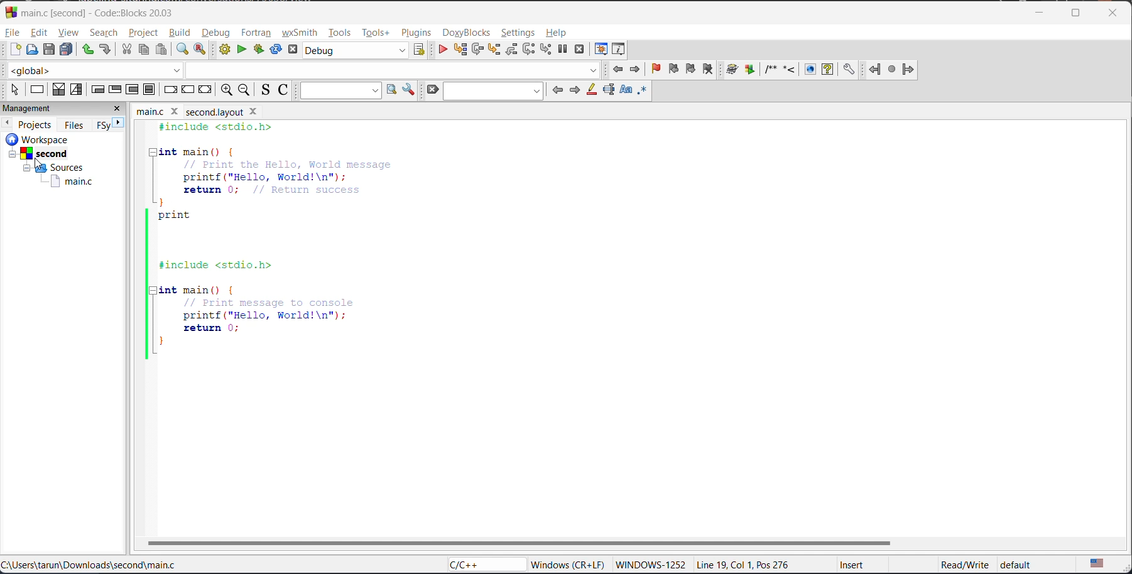 This screenshot has width=1132, height=574. What do you see at coordinates (34, 124) in the screenshot?
I see `projects` at bounding box center [34, 124].